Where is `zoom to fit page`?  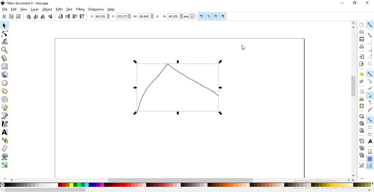
zoom to fit page is located at coordinates (361, 130).